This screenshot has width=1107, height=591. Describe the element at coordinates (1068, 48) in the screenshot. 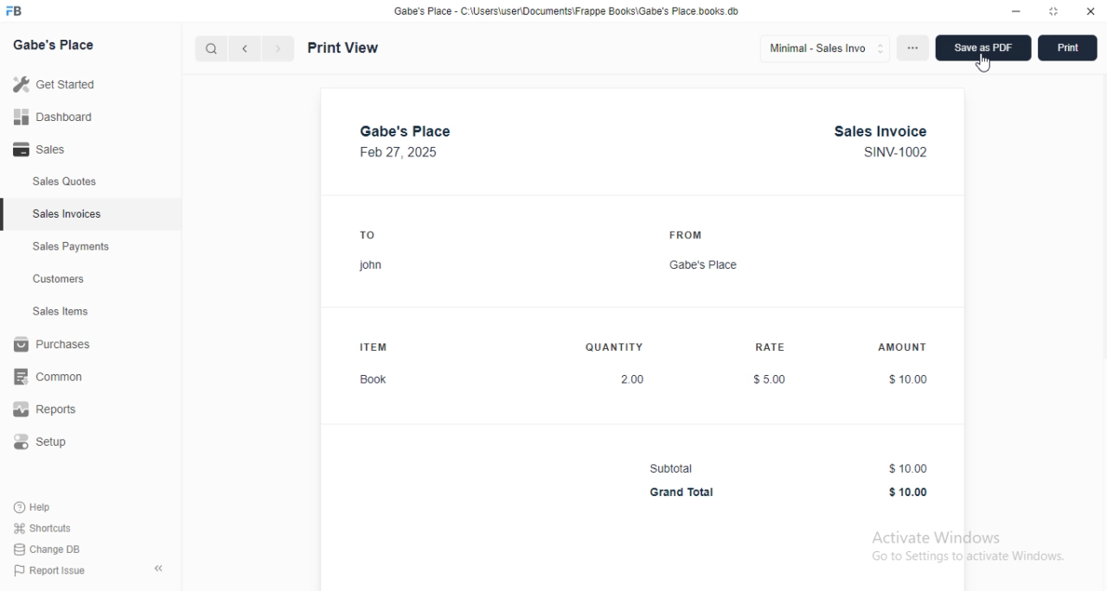

I see `print` at that location.